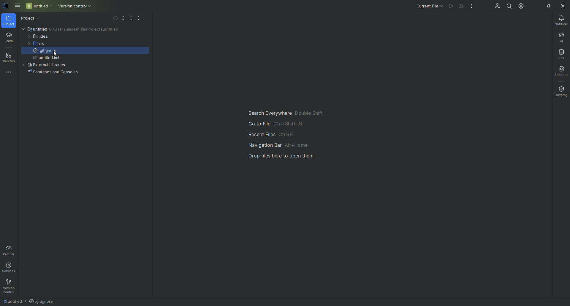 The height and width of the screenshot is (306, 570). I want to click on Collapse, so click(132, 19).